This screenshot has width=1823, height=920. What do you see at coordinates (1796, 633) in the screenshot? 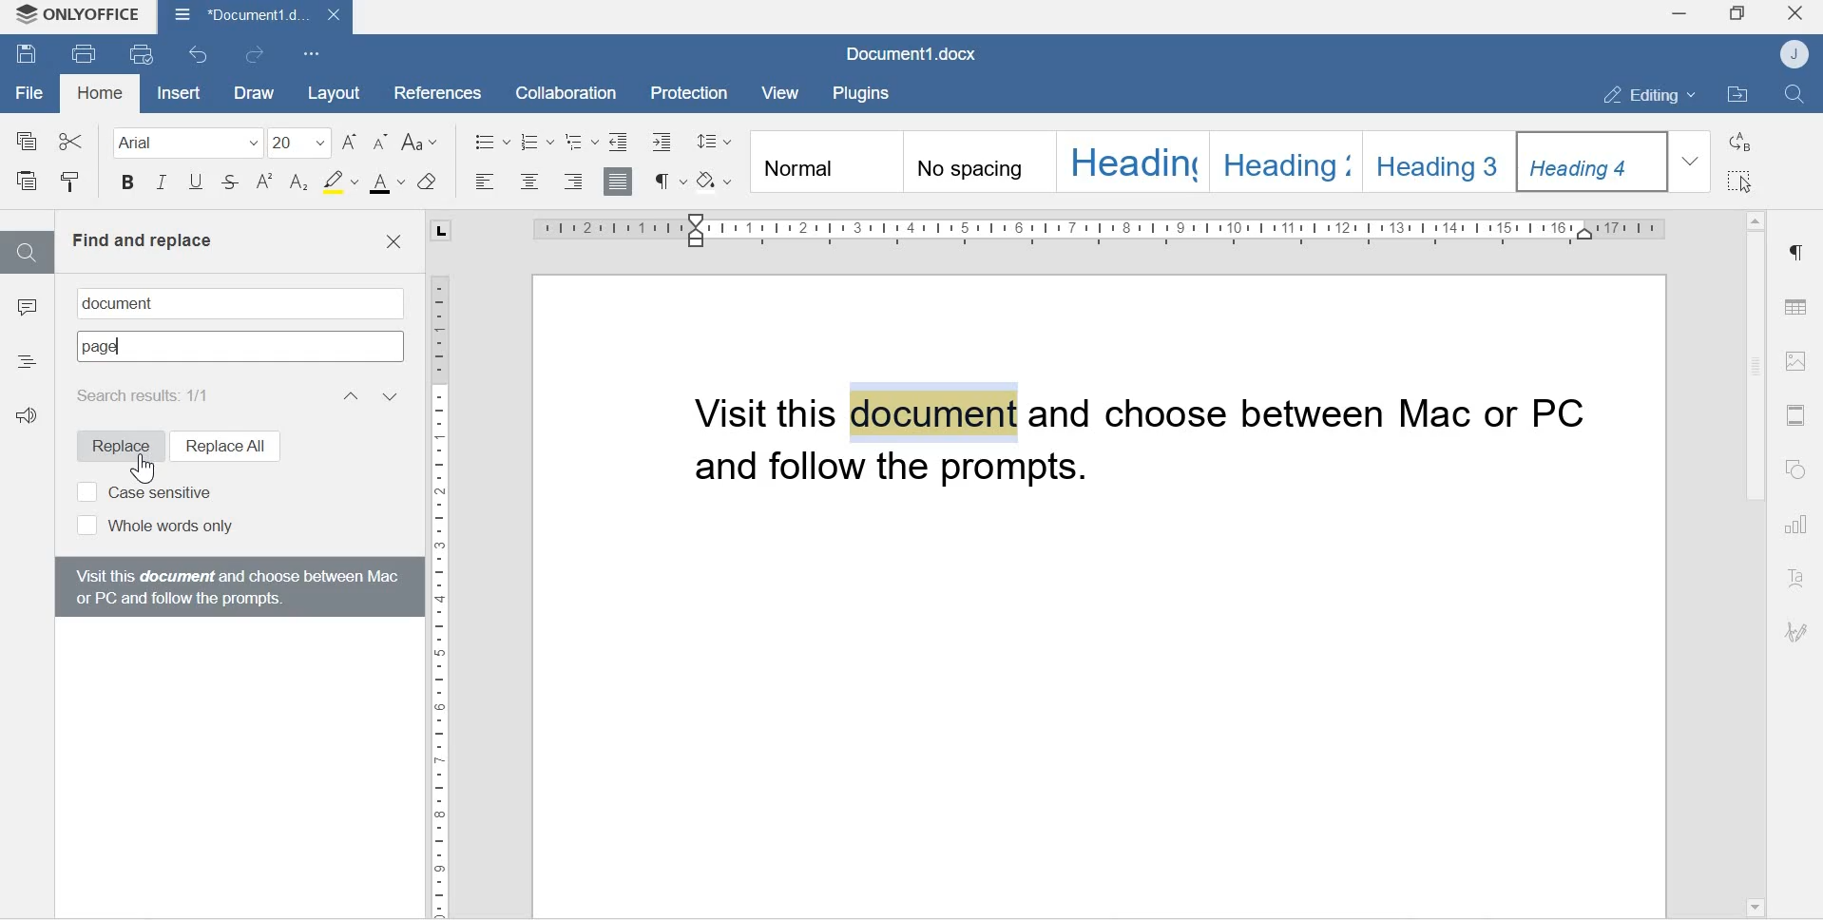
I see `Signature` at bounding box center [1796, 633].